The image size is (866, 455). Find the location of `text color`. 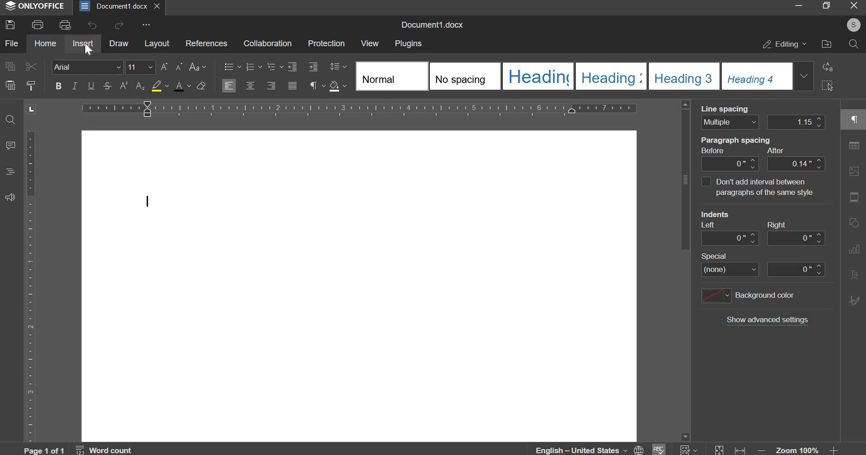

text color is located at coordinates (182, 86).